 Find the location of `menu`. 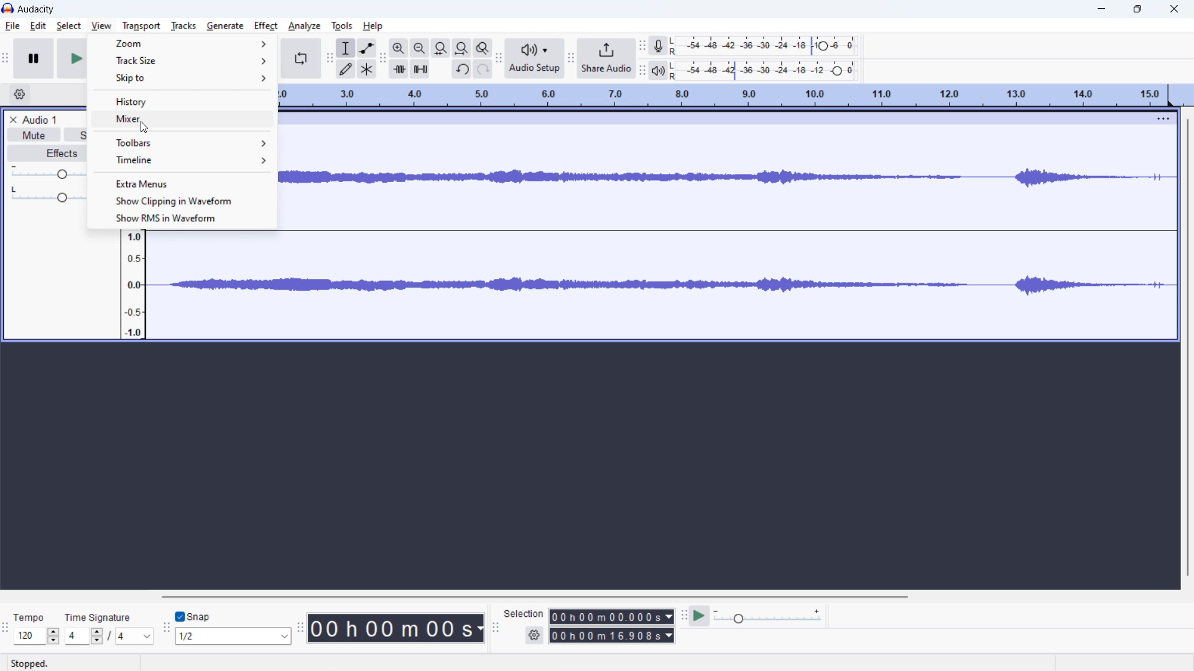

menu is located at coordinates (1162, 118).